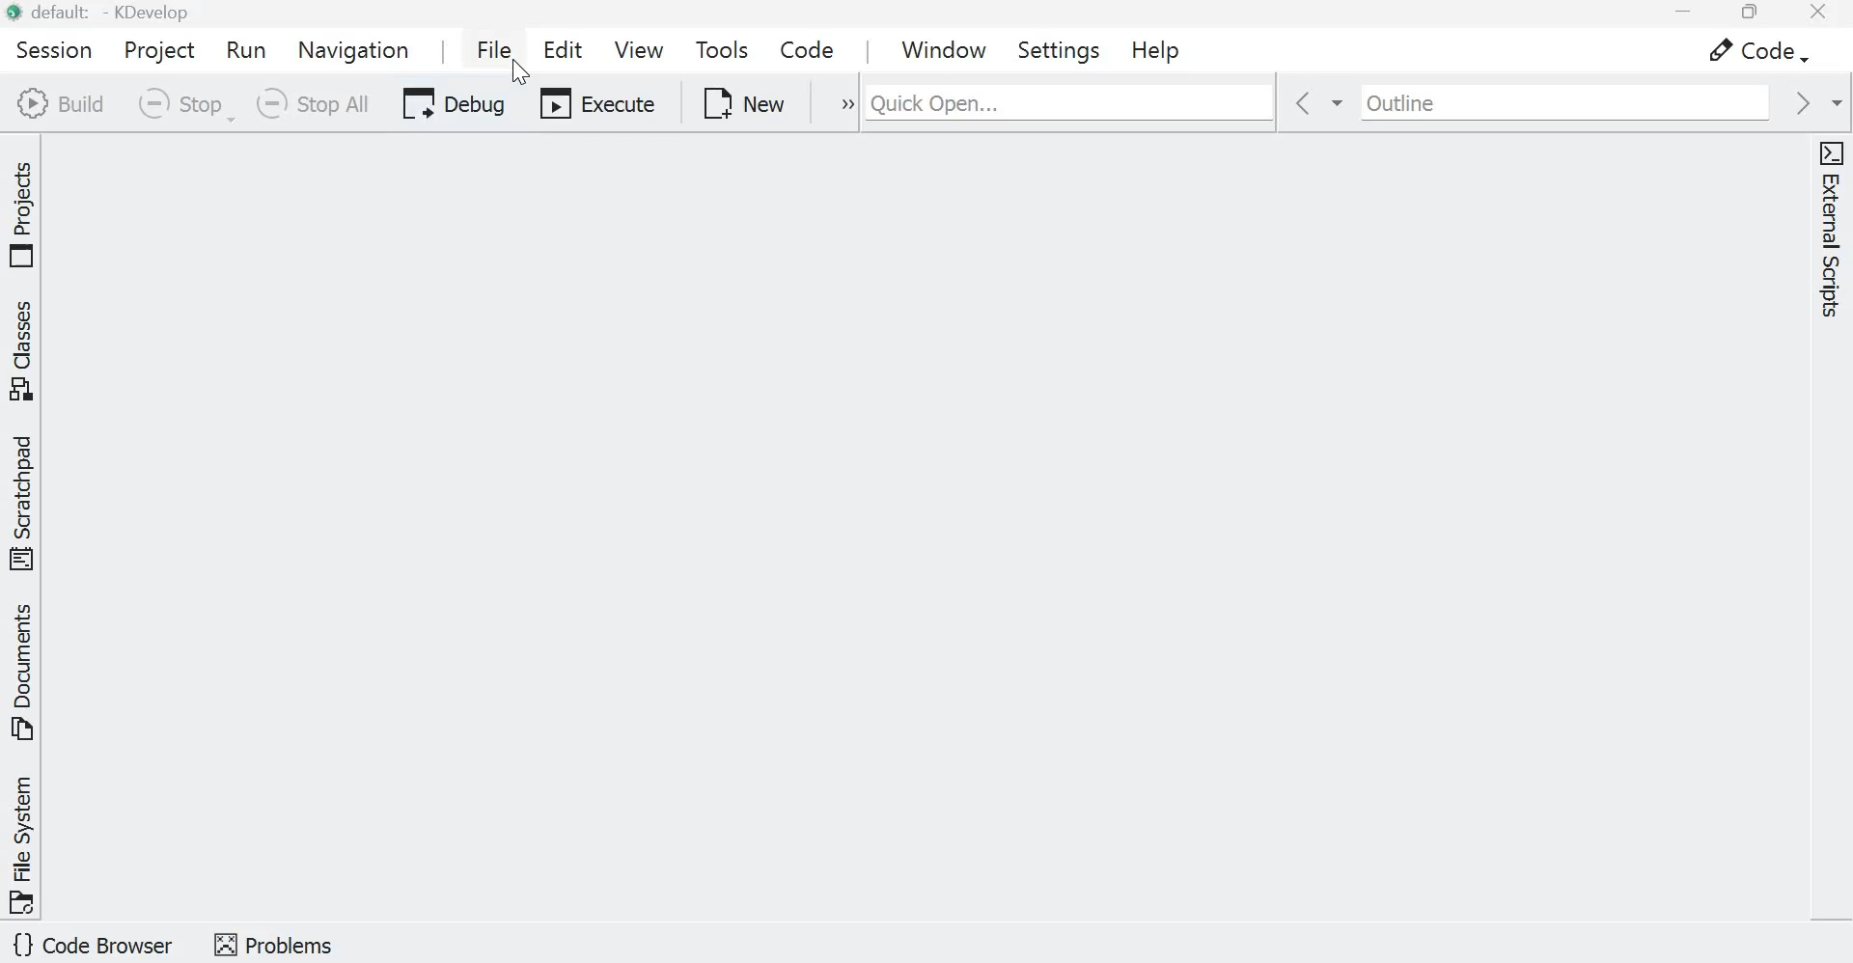  What do you see at coordinates (1748, 51) in the screenshot?
I see `Code` at bounding box center [1748, 51].